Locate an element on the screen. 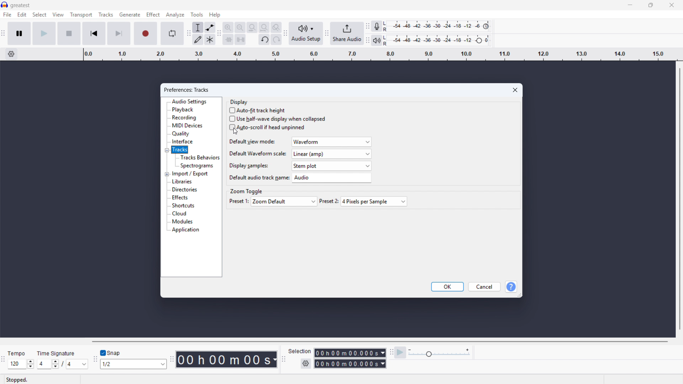 The width and height of the screenshot is (683, 384). Display  is located at coordinates (239, 102).